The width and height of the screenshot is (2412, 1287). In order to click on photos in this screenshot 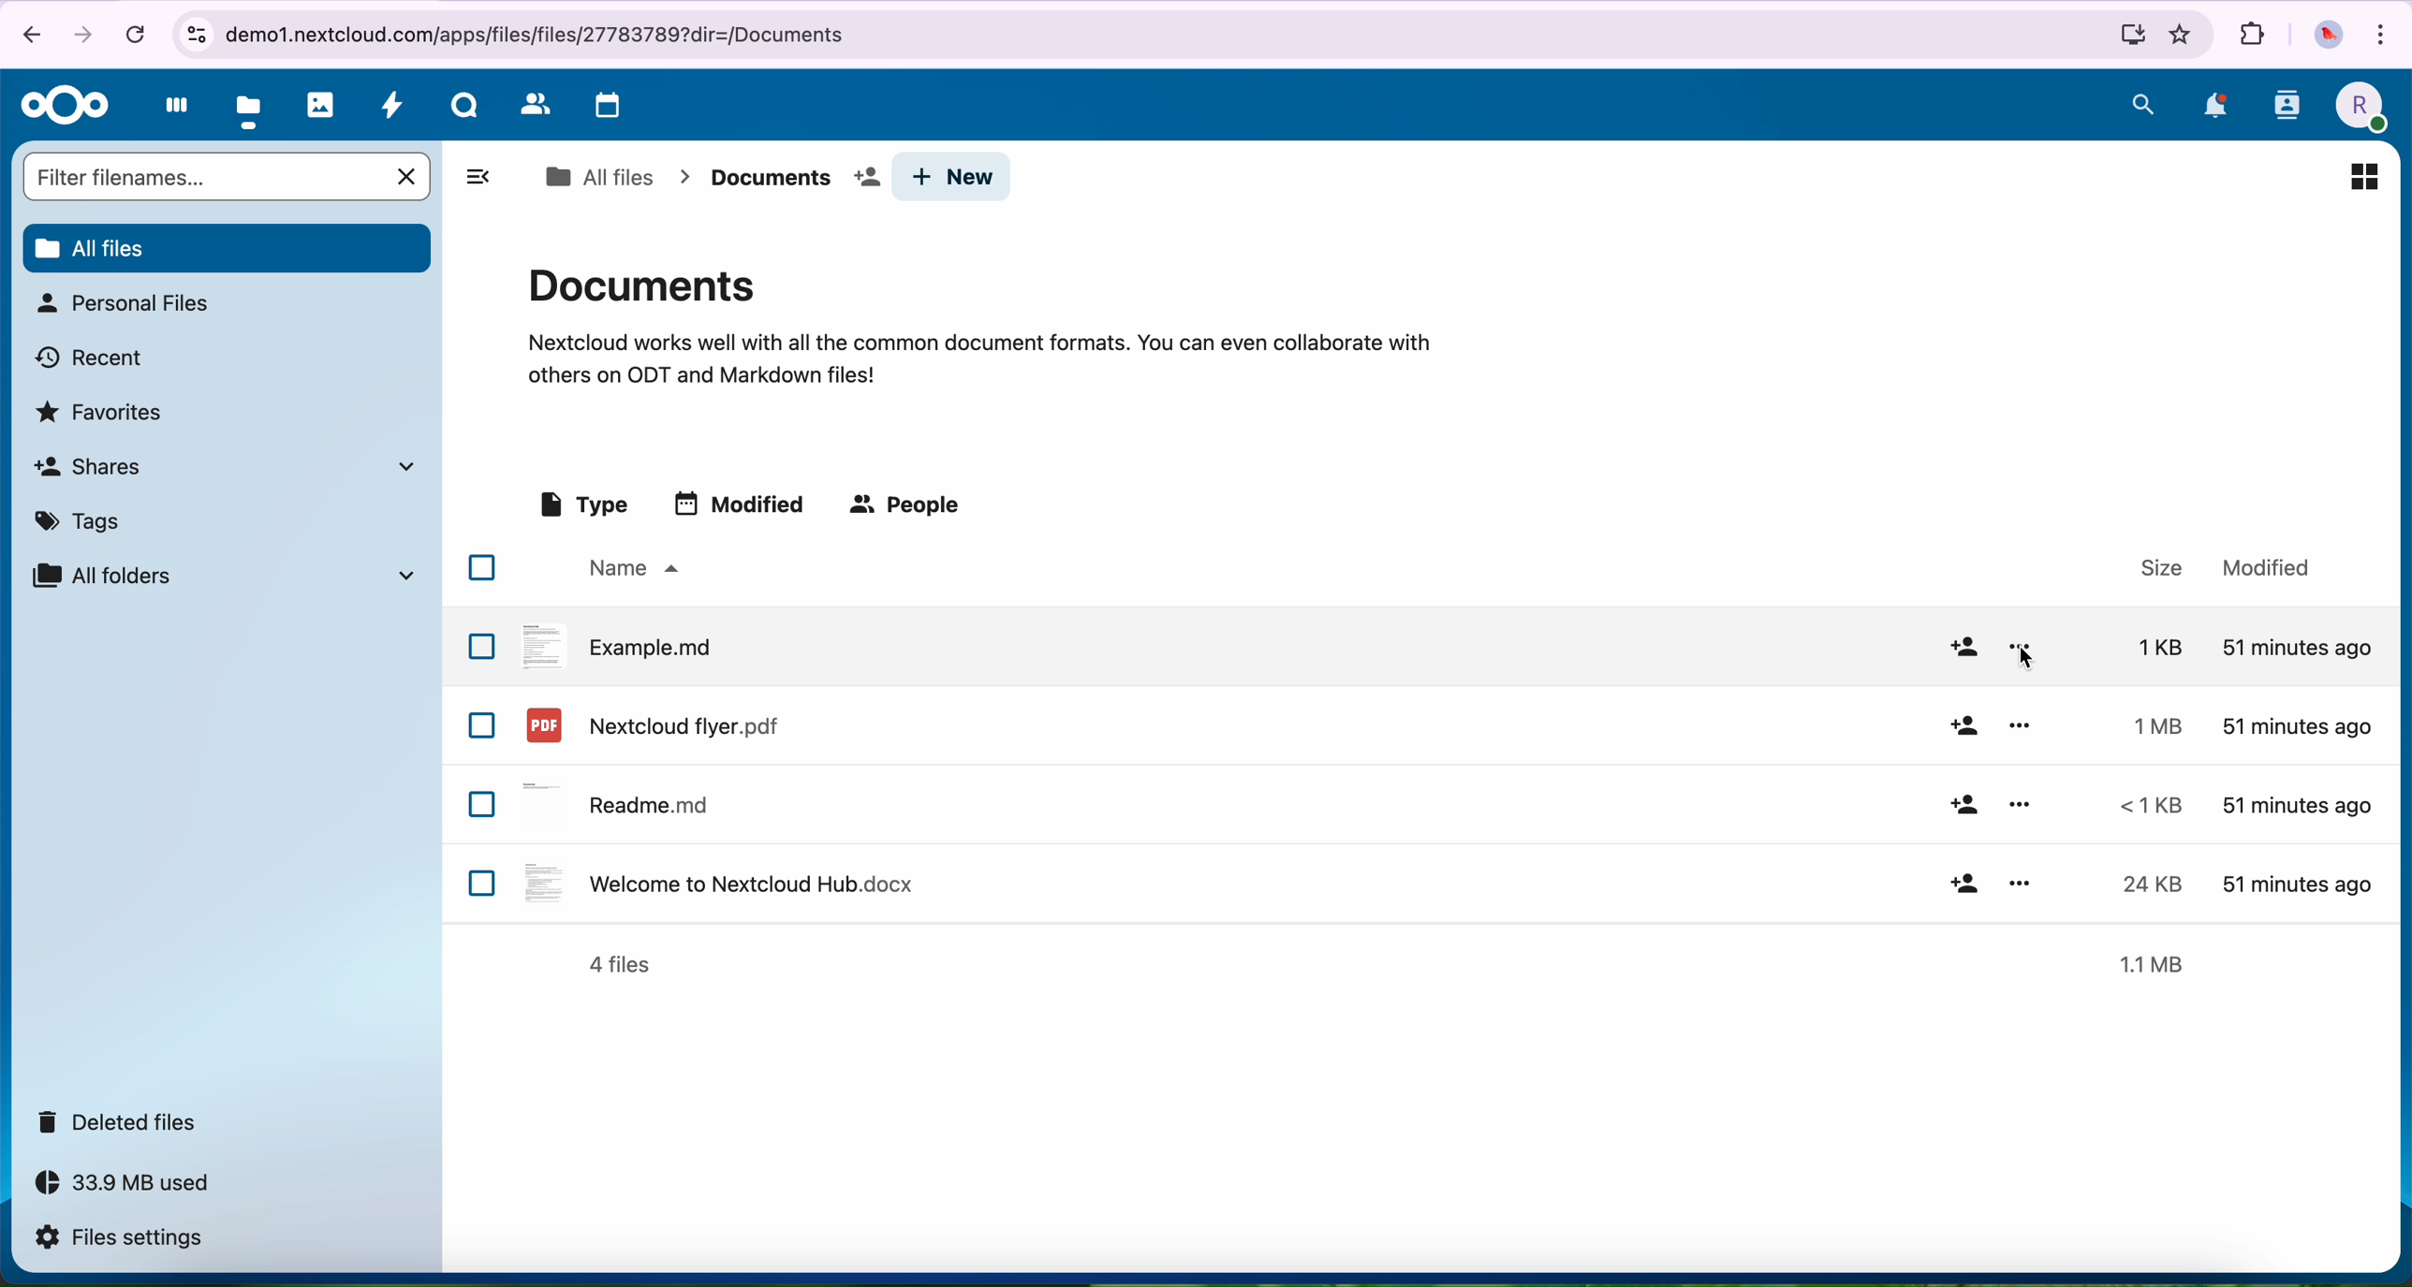, I will do `click(321, 105)`.